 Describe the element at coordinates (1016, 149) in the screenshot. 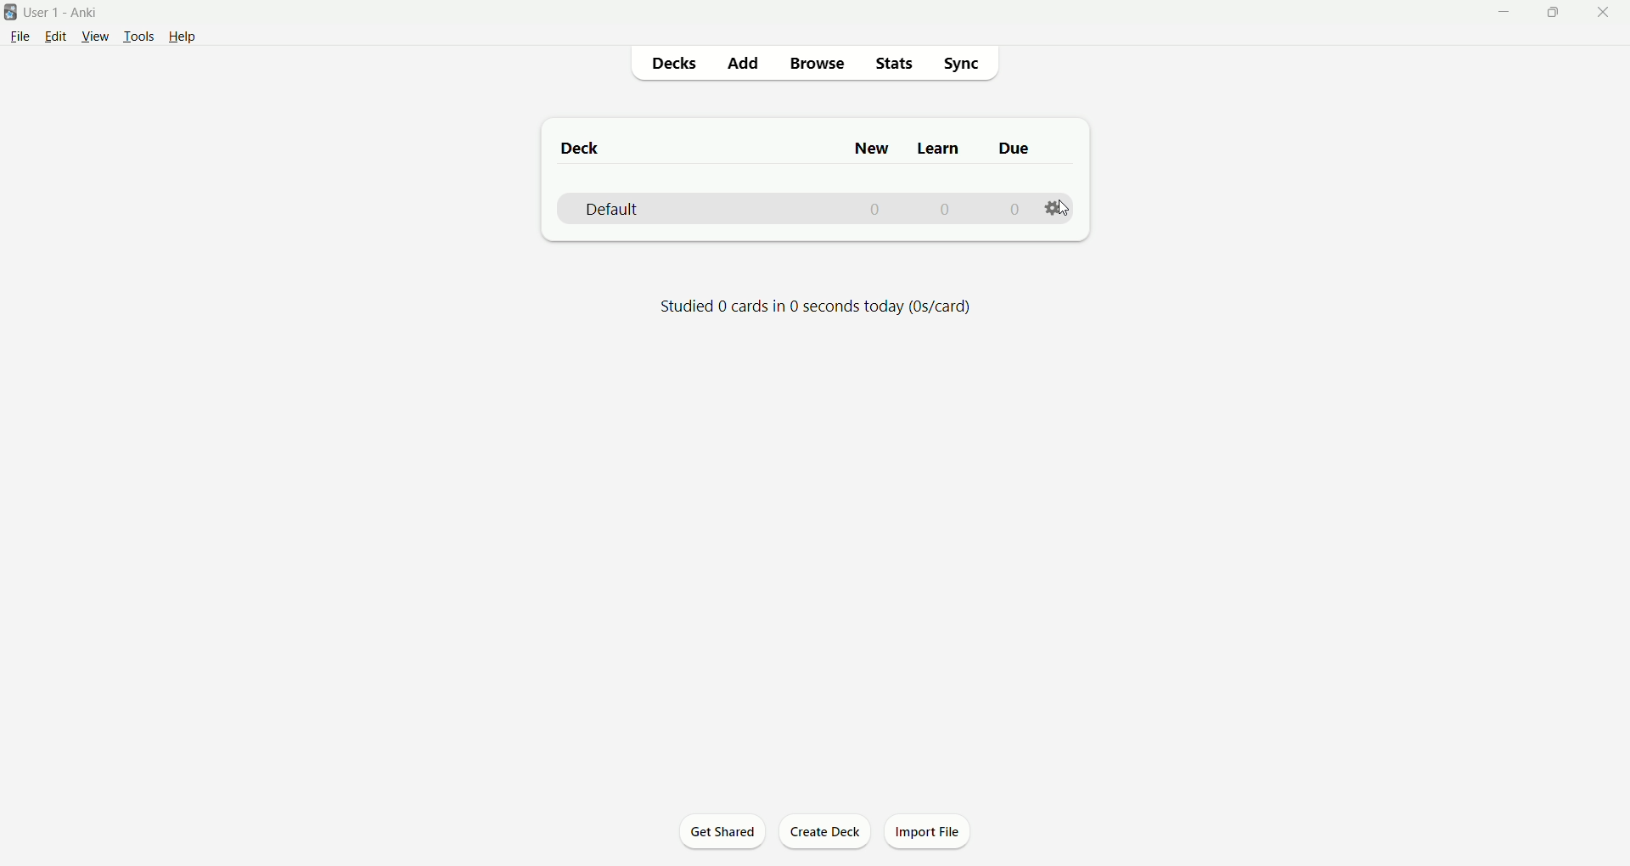

I see `due` at that location.